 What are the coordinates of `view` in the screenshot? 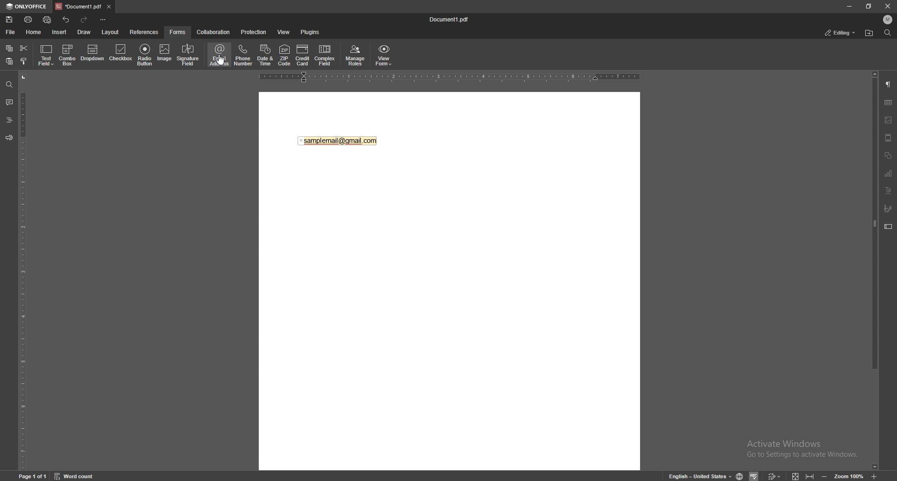 It's located at (284, 32).